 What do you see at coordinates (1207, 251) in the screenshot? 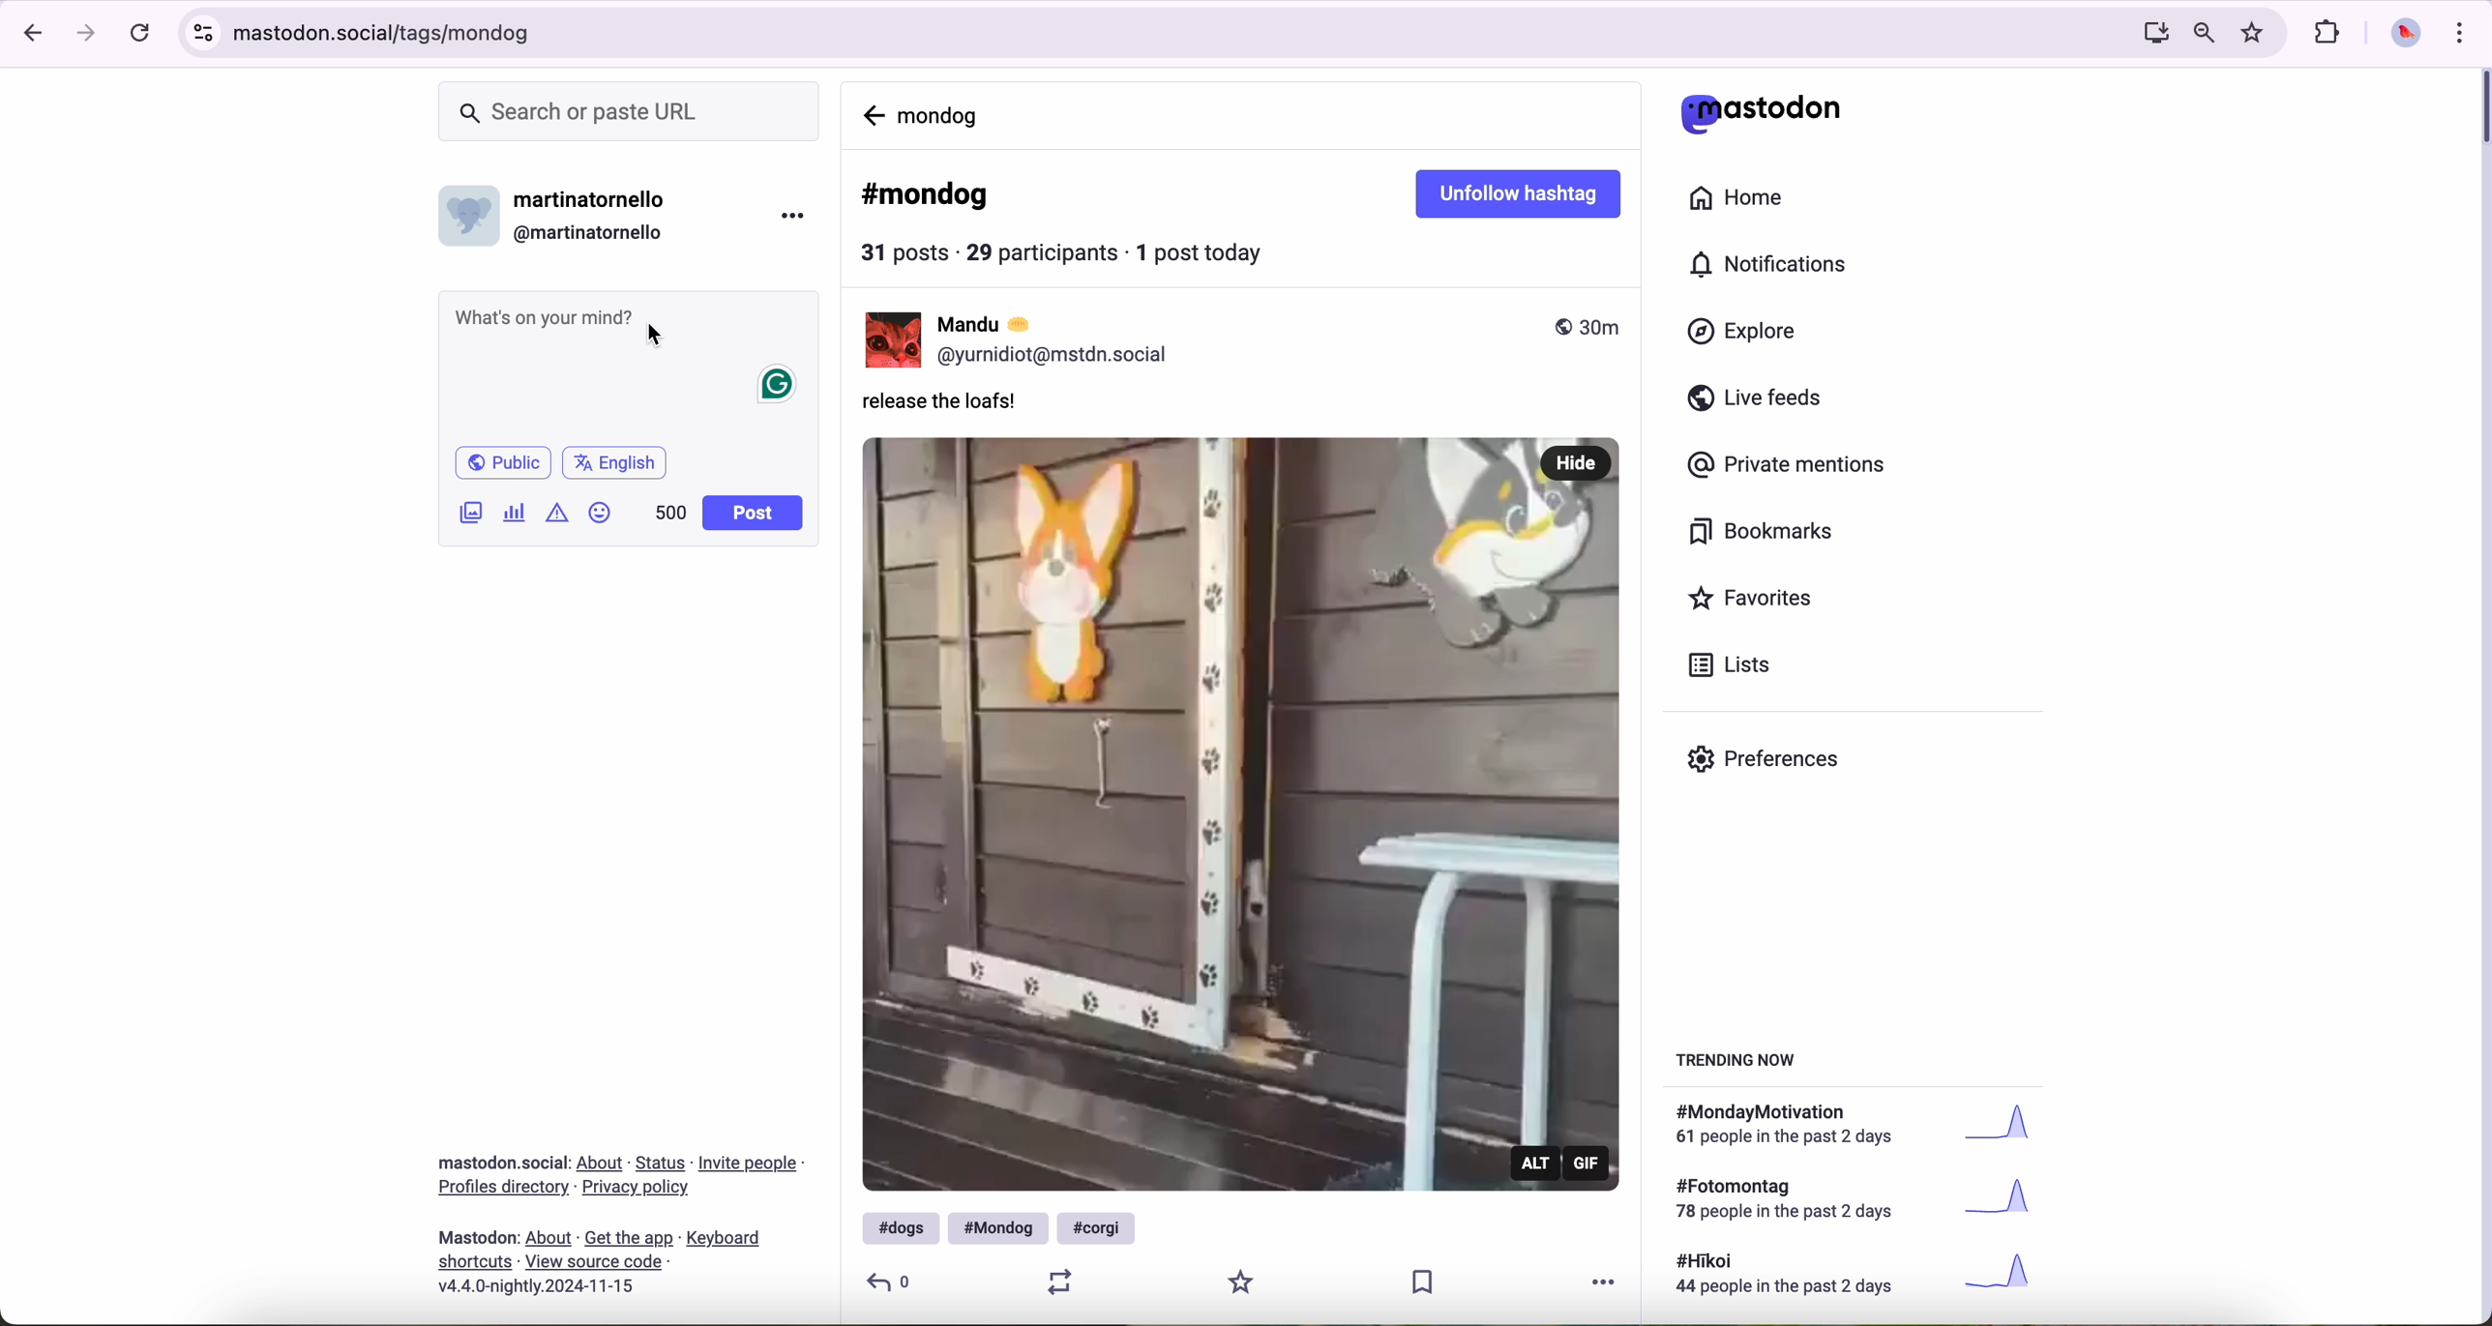
I see `1 post today` at bounding box center [1207, 251].